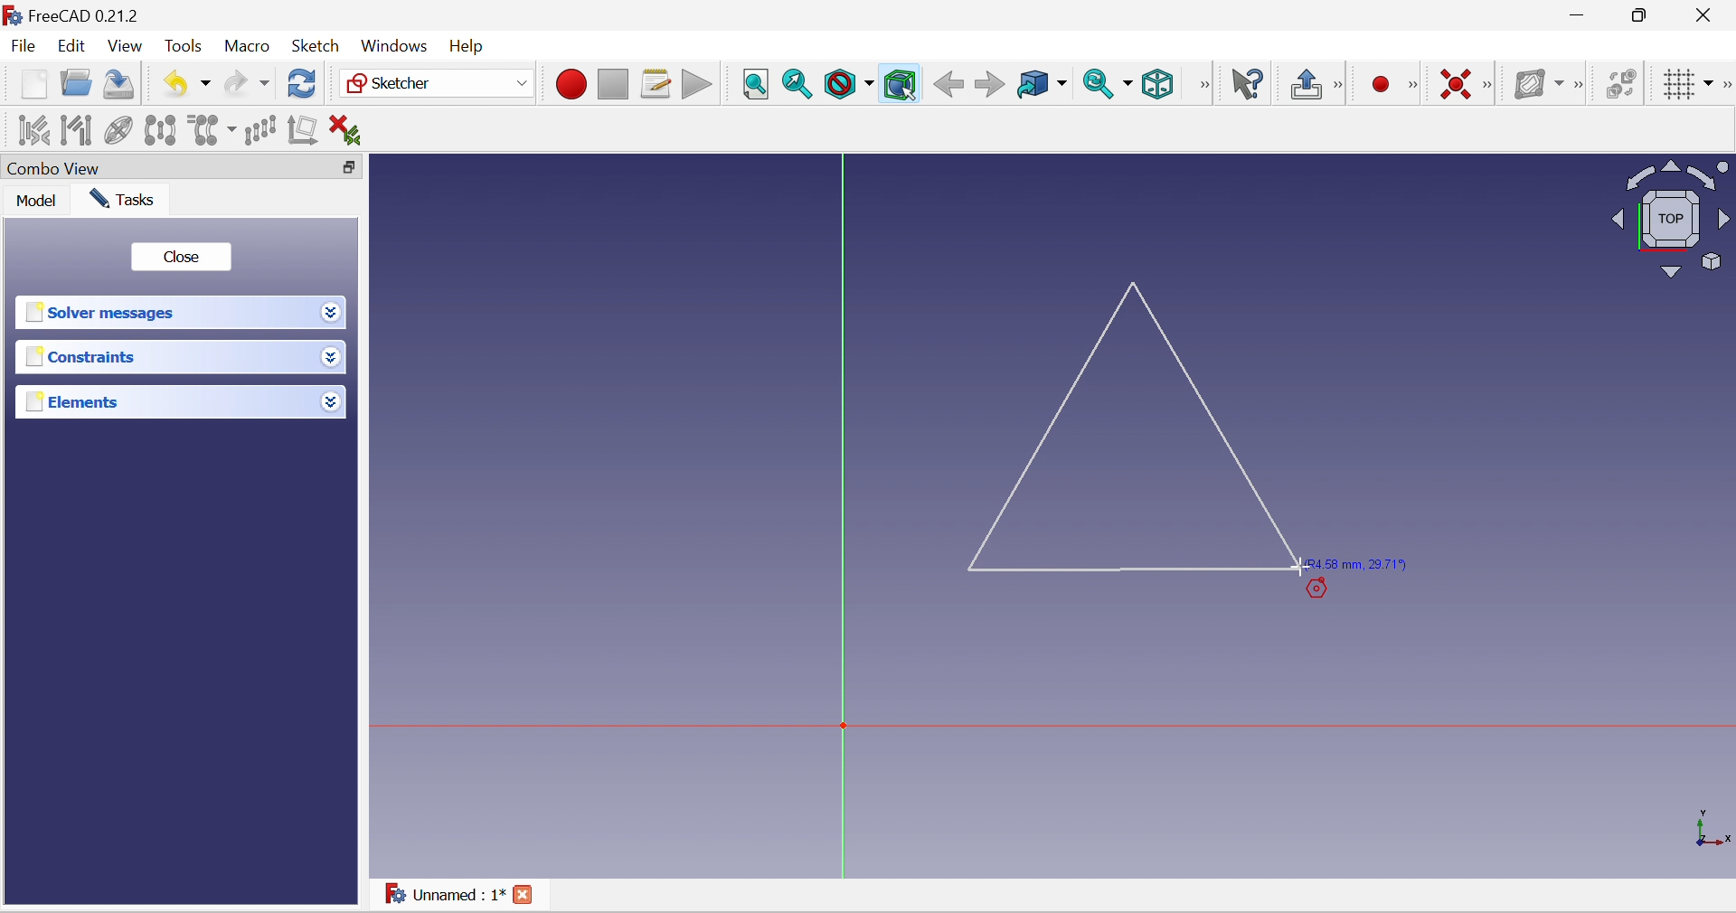 Image resolution: width=1736 pixels, height=913 pixels. Describe the element at coordinates (1487, 86) in the screenshot. I see `[Sketcher constraints]` at that location.